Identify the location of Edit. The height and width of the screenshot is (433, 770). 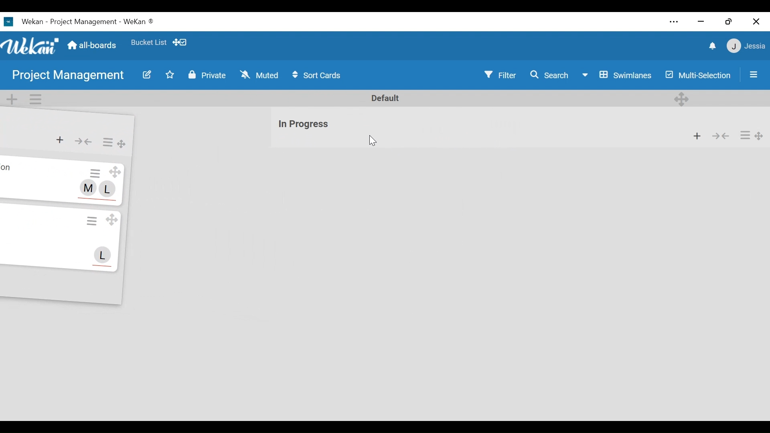
(148, 74).